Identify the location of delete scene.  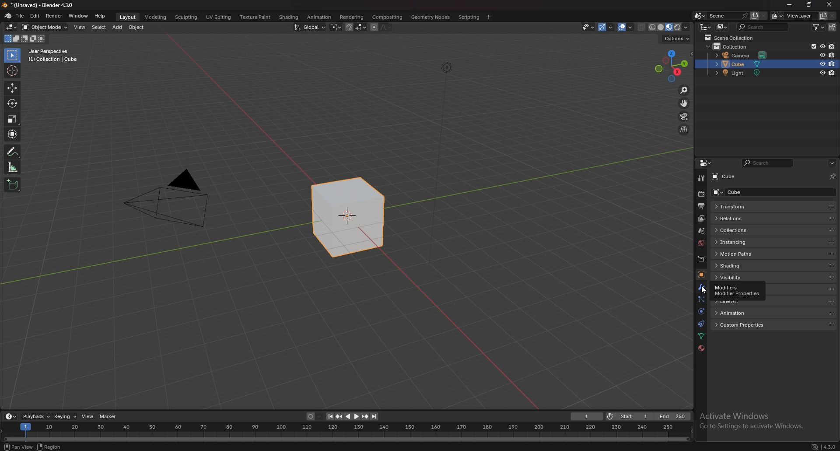
(763, 16).